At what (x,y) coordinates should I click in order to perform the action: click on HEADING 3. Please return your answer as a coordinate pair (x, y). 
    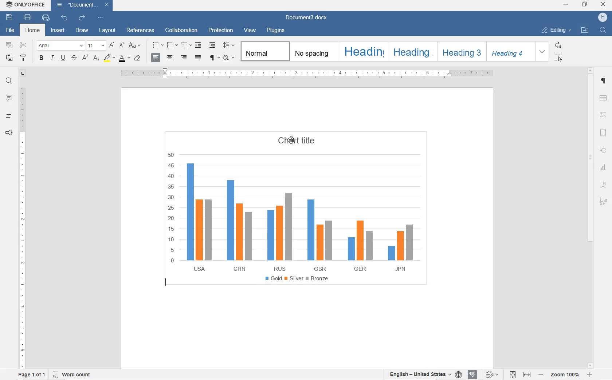
    Looking at the image, I should click on (460, 52).